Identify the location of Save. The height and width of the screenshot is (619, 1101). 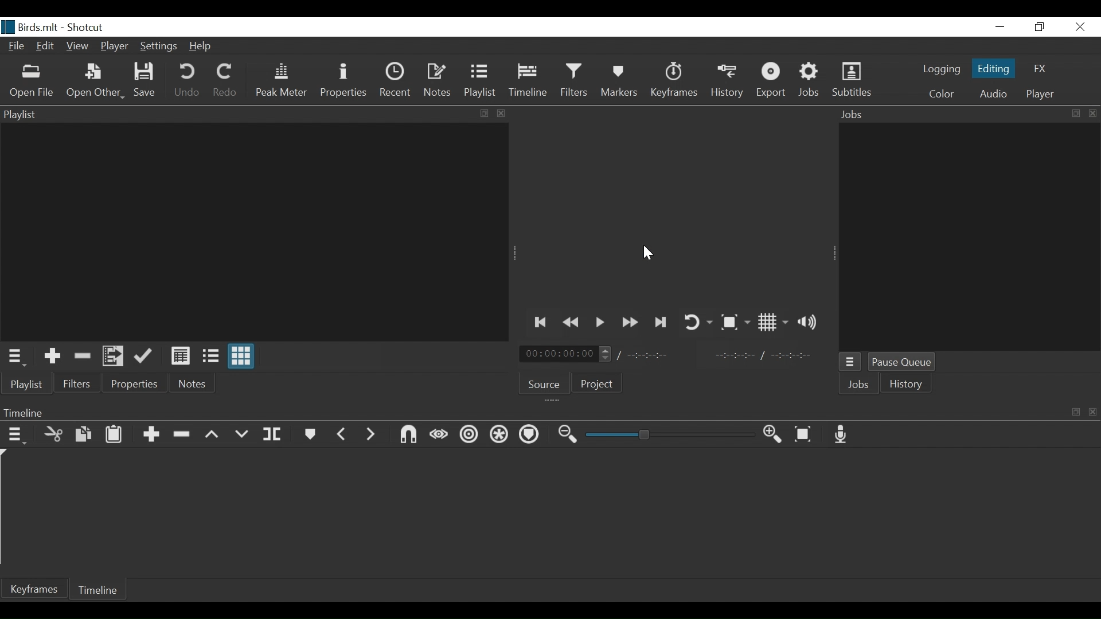
(146, 81).